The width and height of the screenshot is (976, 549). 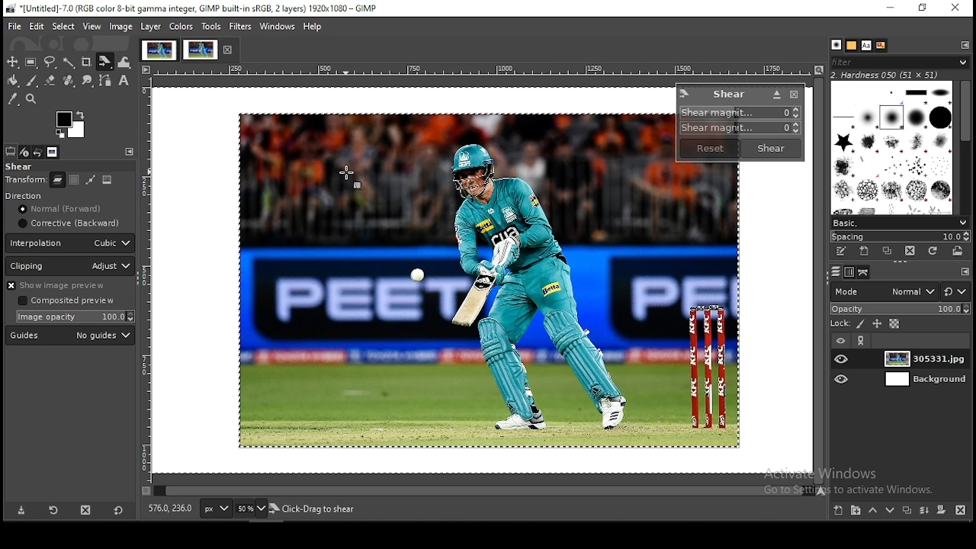 I want to click on logo, so click(x=685, y=93).